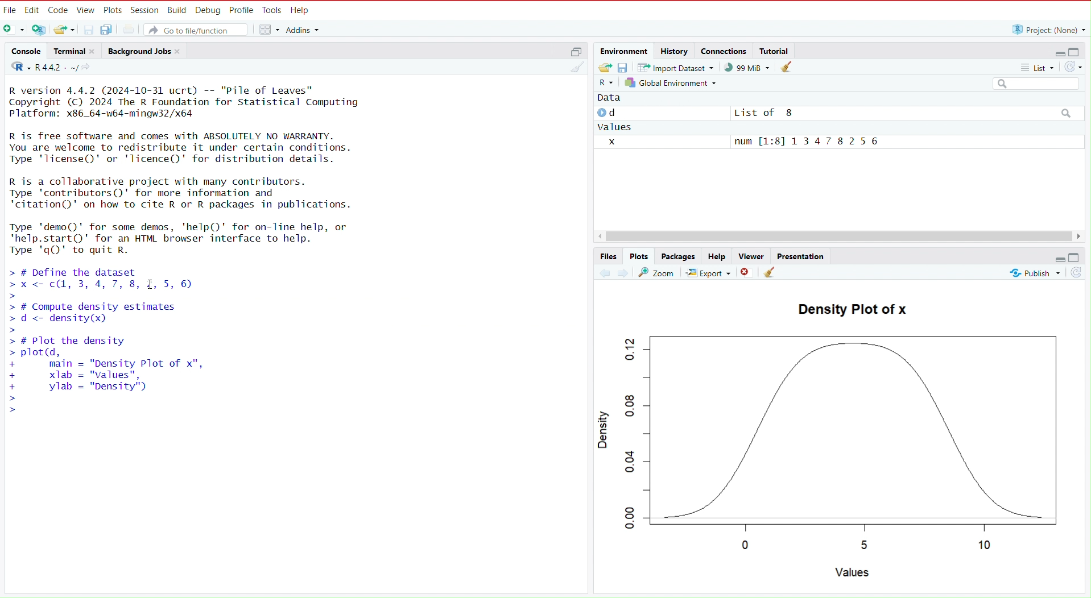 This screenshot has height=598, width=1091. Describe the element at coordinates (187, 147) in the screenshot. I see `R is free software and comes with ABSOLUTELY NO WARRANTY.
You are welcome to redistribute it under certain conditions.
Type 'license()' or 'Ticence()' for distribution details.` at that location.